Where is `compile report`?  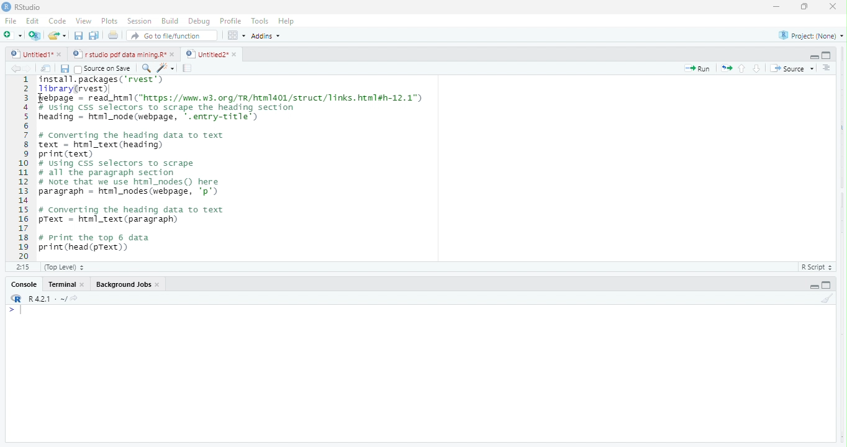
compile report is located at coordinates (188, 69).